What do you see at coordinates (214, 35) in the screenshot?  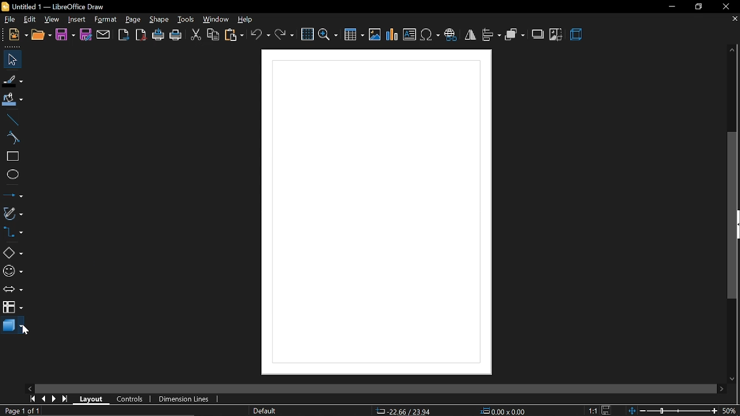 I see `copy` at bounding box center [214, 35].